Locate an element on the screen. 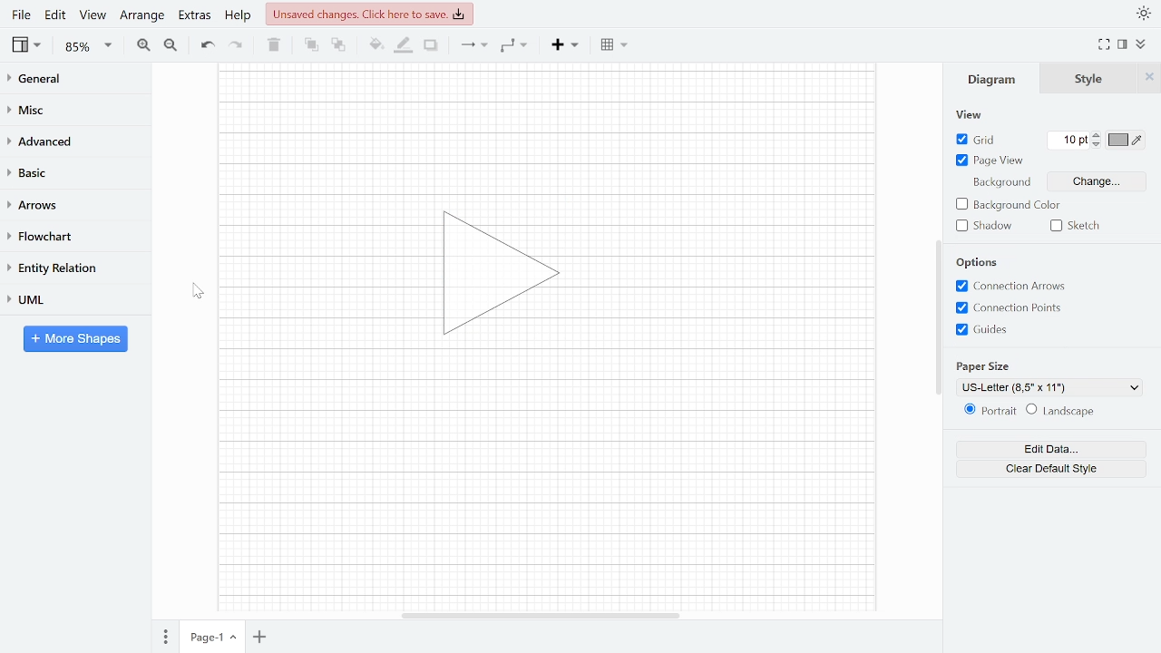 The width and height of the screenshot is (1161, 653). View is located at coordinates (966, 112).